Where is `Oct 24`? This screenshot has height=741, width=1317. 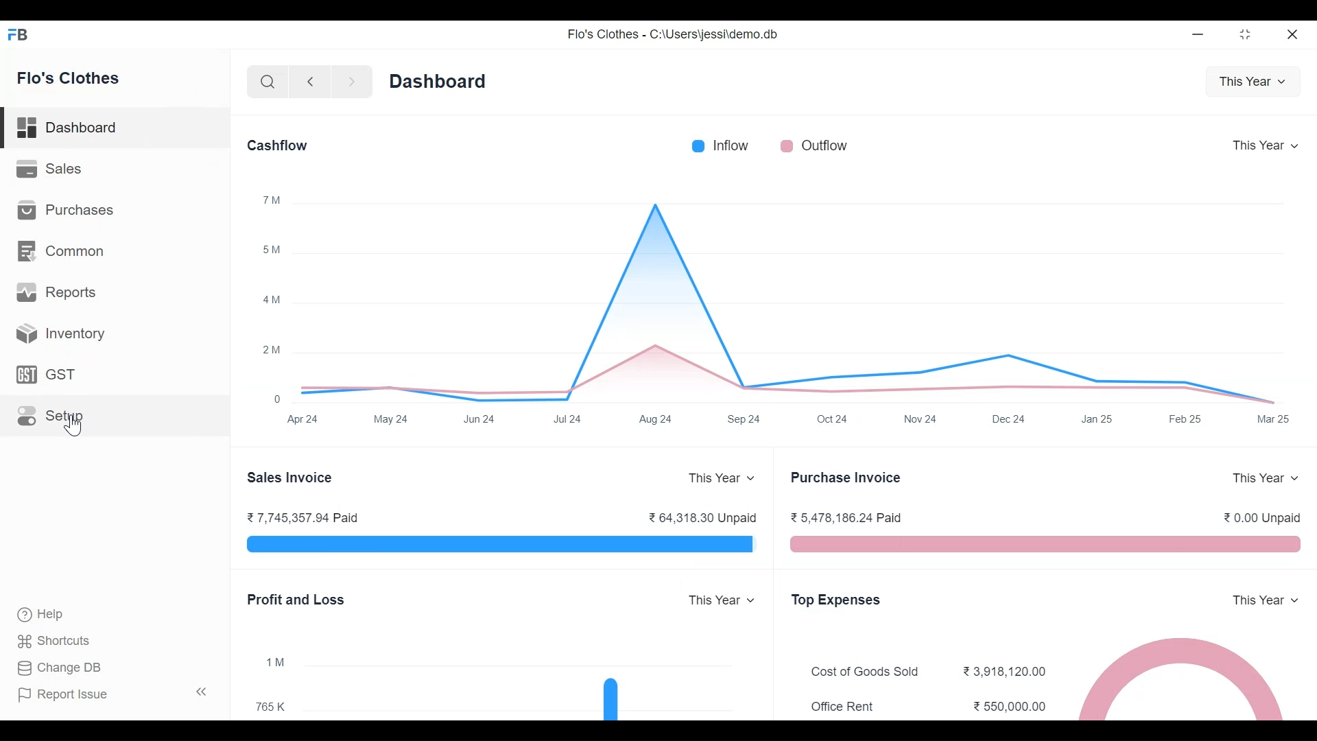 Oct 24 is located at coordinates (835, 421).